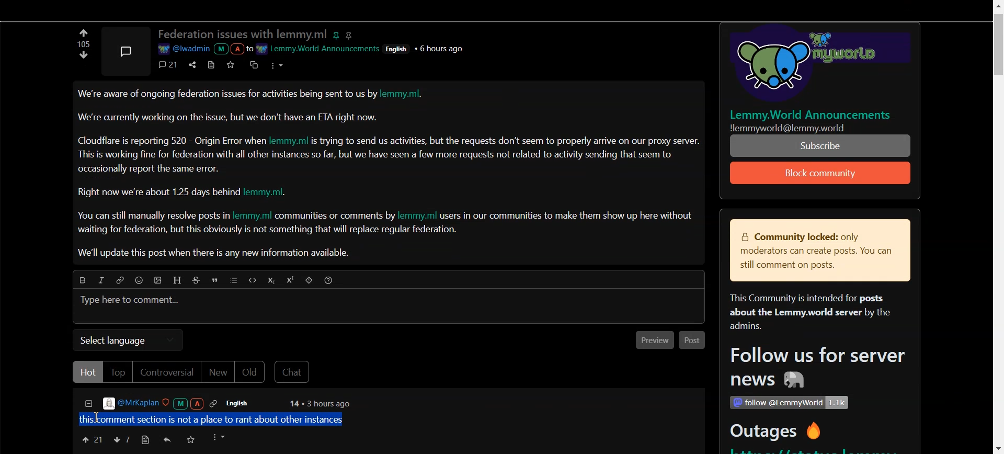 This screenshot has height=454, width=1004. I want to click on a @iwaamin, so click(204, 49).